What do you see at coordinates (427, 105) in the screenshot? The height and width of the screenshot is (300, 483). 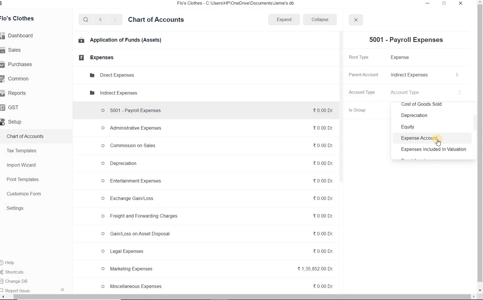 I see `Cost of Goods Sold` at bounding box center [427, 105].